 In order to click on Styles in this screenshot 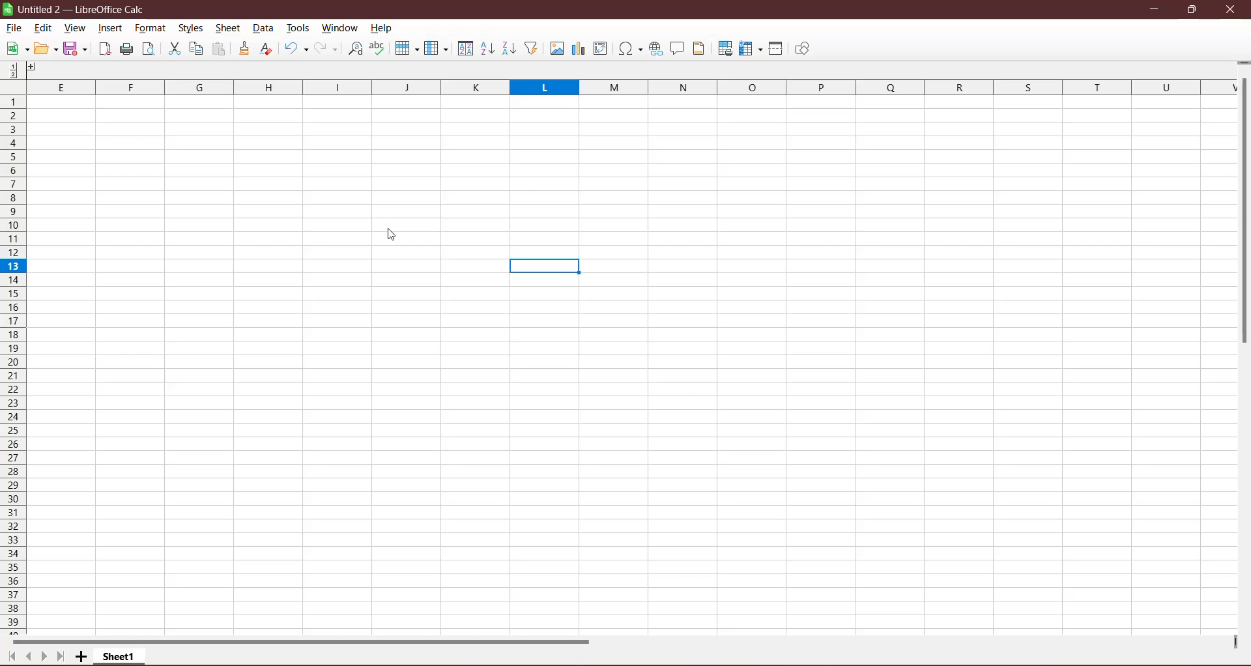, I will do `click(192, 29)`.